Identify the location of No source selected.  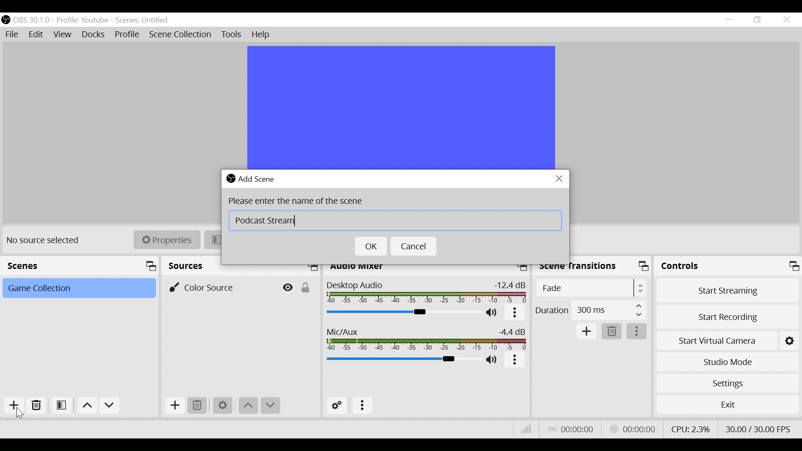
(46, 240).